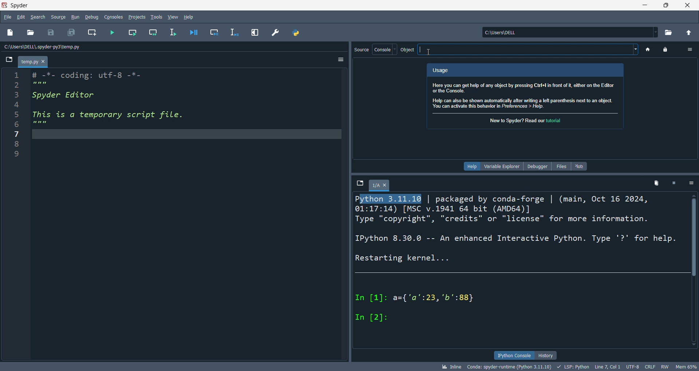  I want to click on search, so click(37, 15).